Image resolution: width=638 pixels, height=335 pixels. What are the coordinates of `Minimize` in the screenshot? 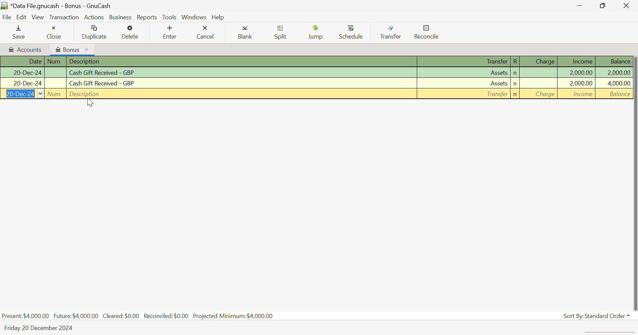 It's located at (605, 5).